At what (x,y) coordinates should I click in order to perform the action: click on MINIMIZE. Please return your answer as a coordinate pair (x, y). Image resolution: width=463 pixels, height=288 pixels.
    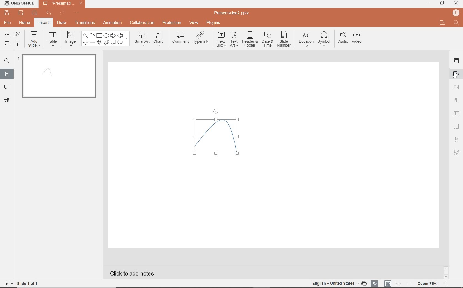
    Looking at the image, I should click on (428, 3).